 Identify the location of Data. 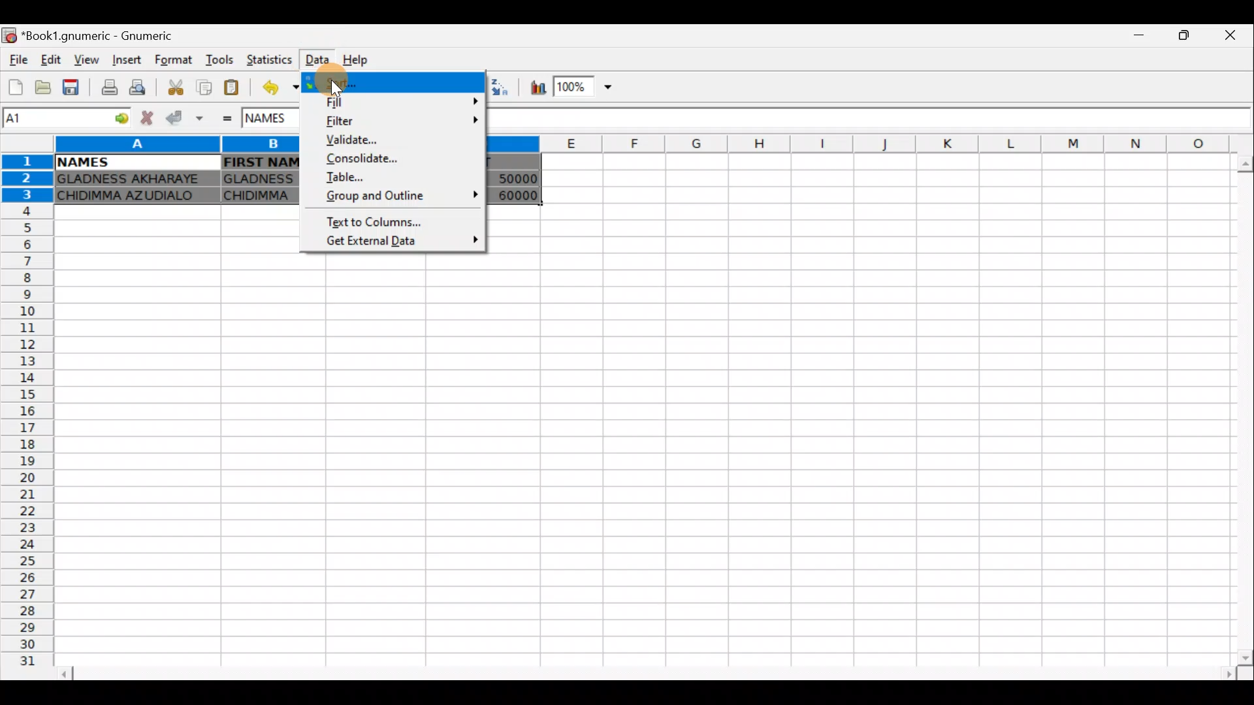
(315, 57).